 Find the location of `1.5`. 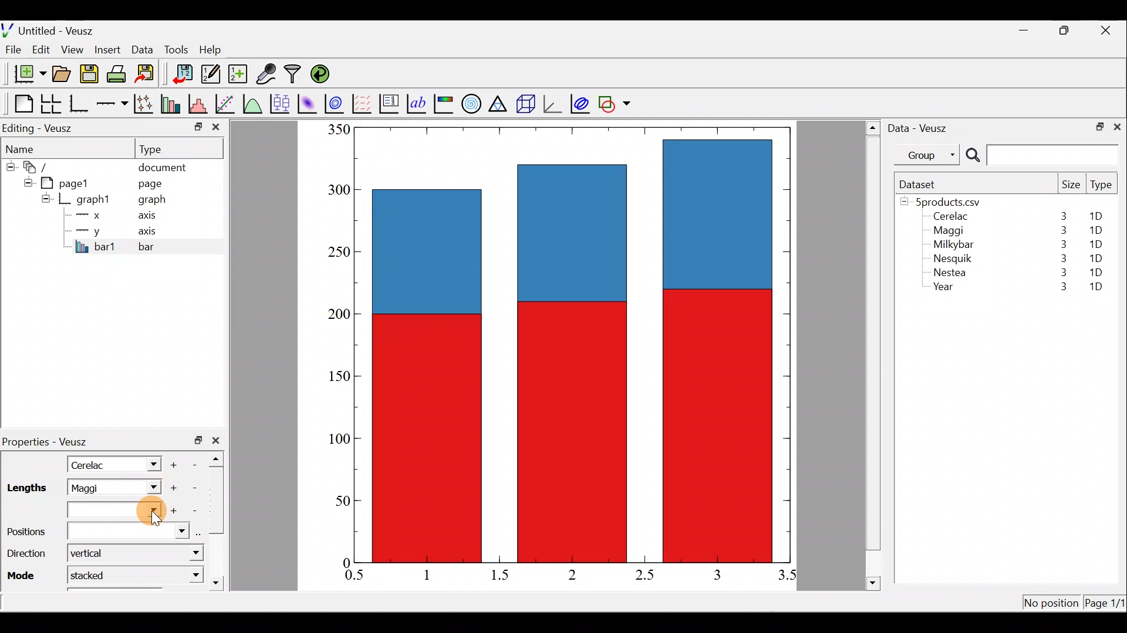

1.5 is located at coordinates (502, 576).